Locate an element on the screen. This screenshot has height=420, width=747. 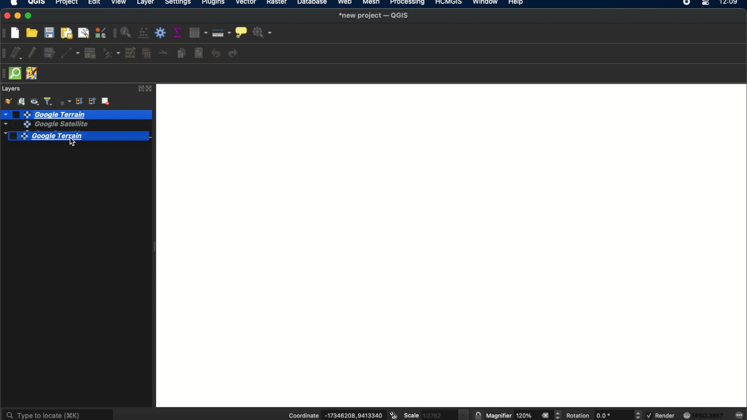
open field calculator is located at coordinates (144, 33).